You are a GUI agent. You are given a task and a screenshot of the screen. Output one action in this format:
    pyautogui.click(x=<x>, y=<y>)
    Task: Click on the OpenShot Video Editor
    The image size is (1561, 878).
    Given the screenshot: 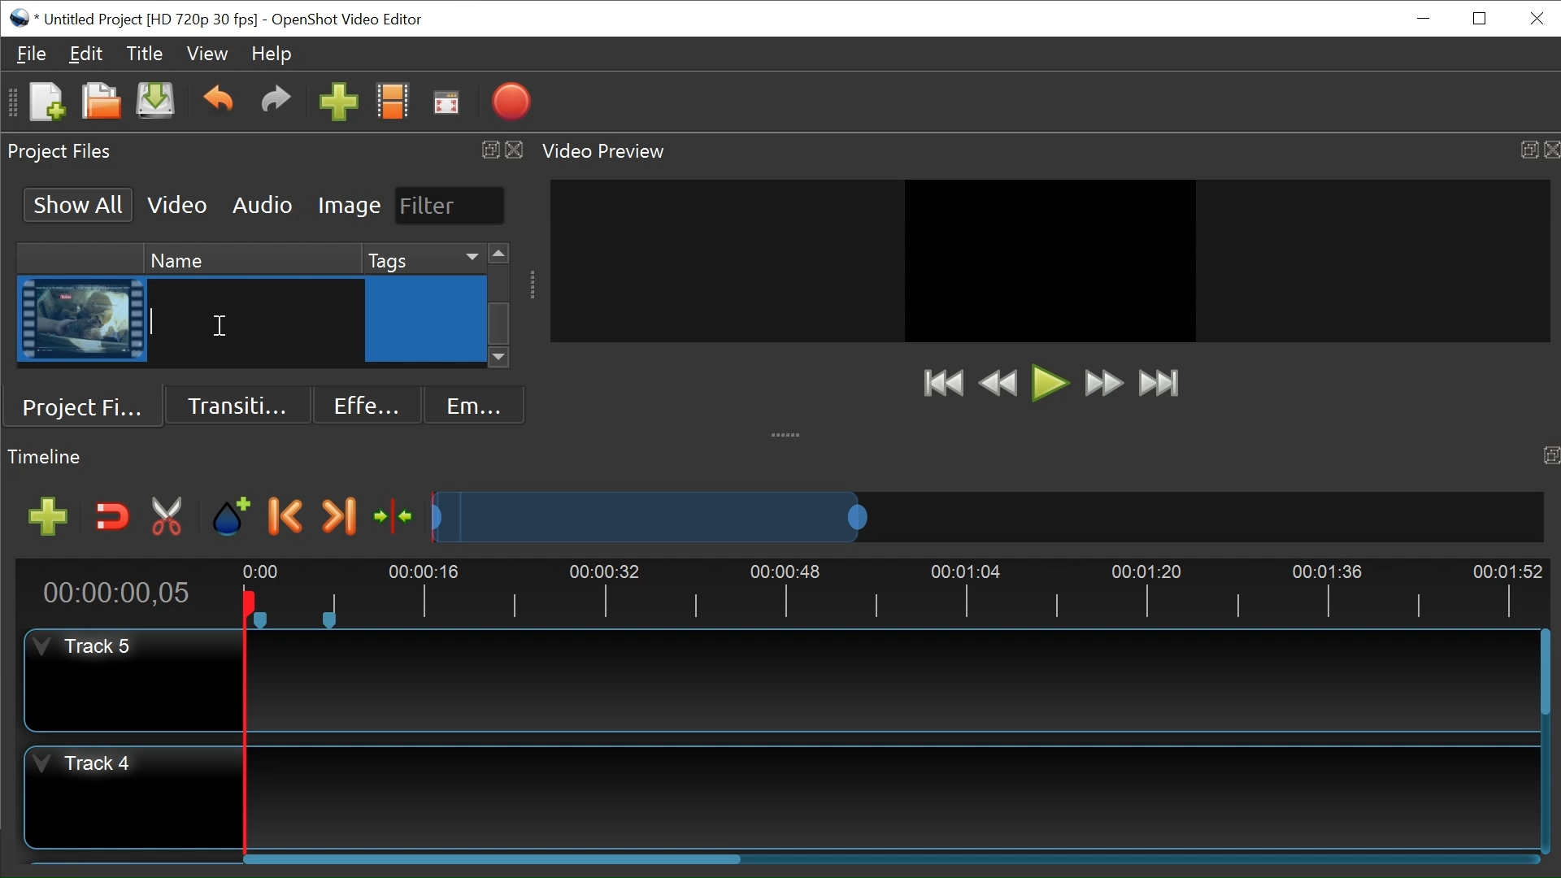 What is the action you would take?
    pyautogui.click(x=345, y=20)
    